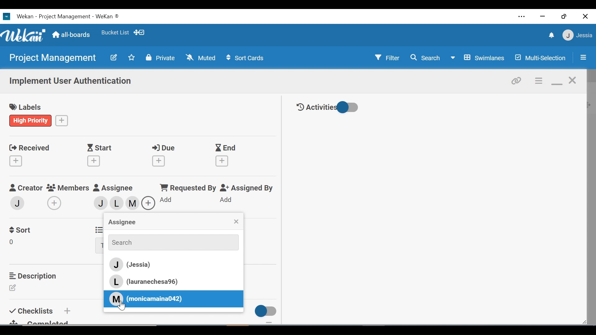 The height and width of the screenshot is (335, 596). Describe the element at coordinates (522, 17) in the screenshot. I see `Settings and more` at that location.